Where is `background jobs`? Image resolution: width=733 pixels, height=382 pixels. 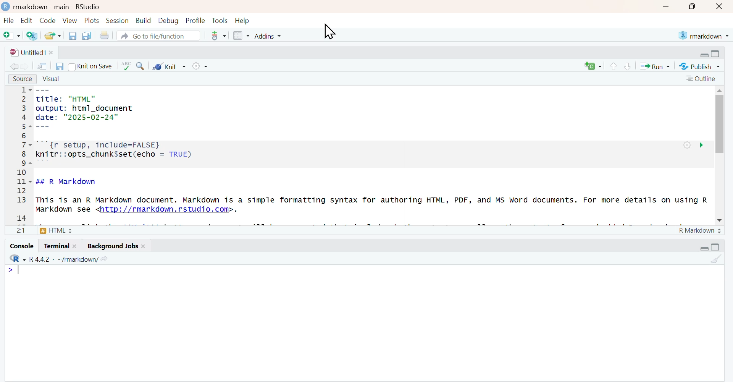
background jobs is located at coordinates (113, 246).